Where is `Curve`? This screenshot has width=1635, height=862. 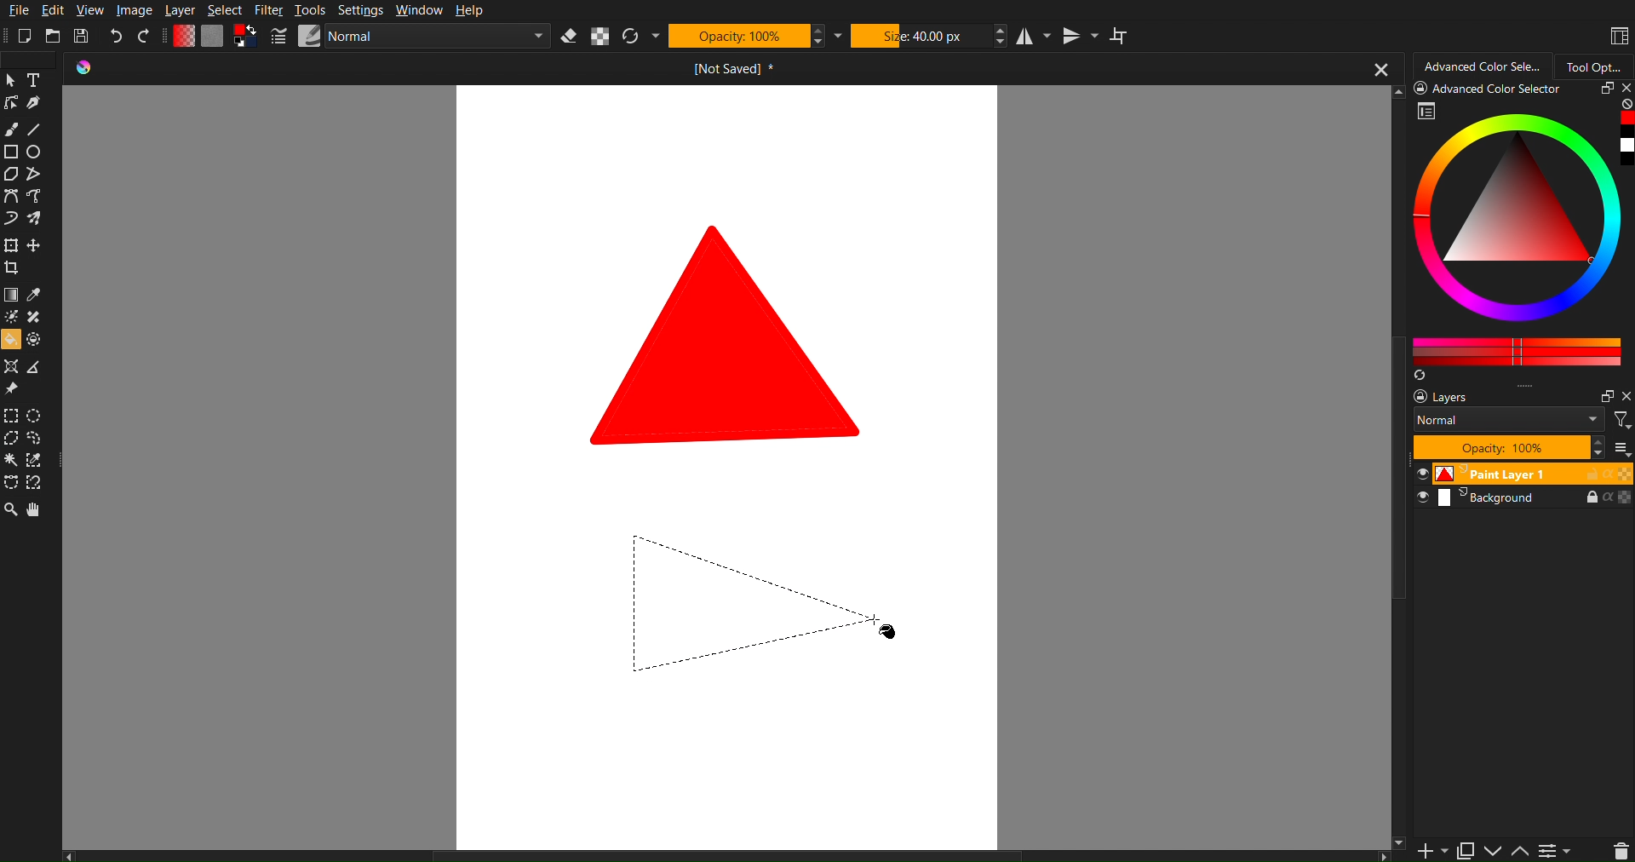 Curve is located at coordinates (10, 221).